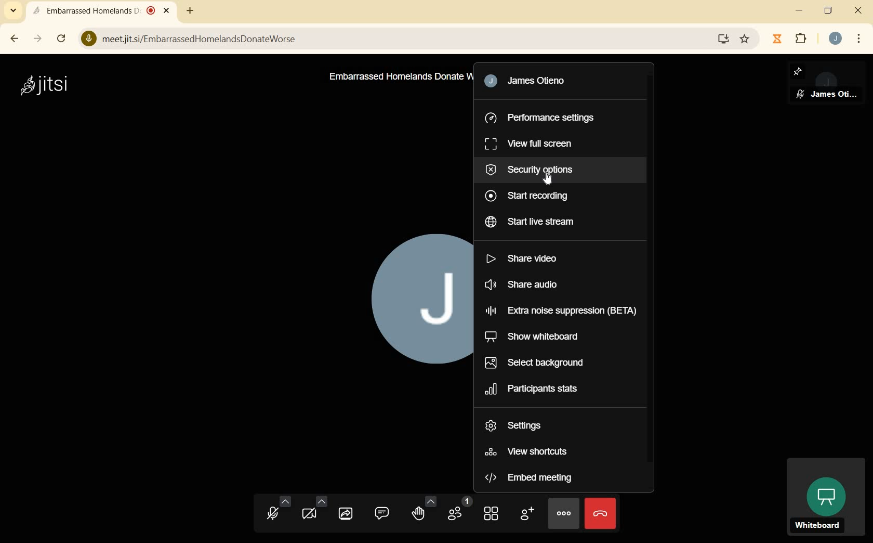  What do you see at coordinates (62, 40) in the screenshot?
I see `scrollbar` at bounding box center [62, 40].